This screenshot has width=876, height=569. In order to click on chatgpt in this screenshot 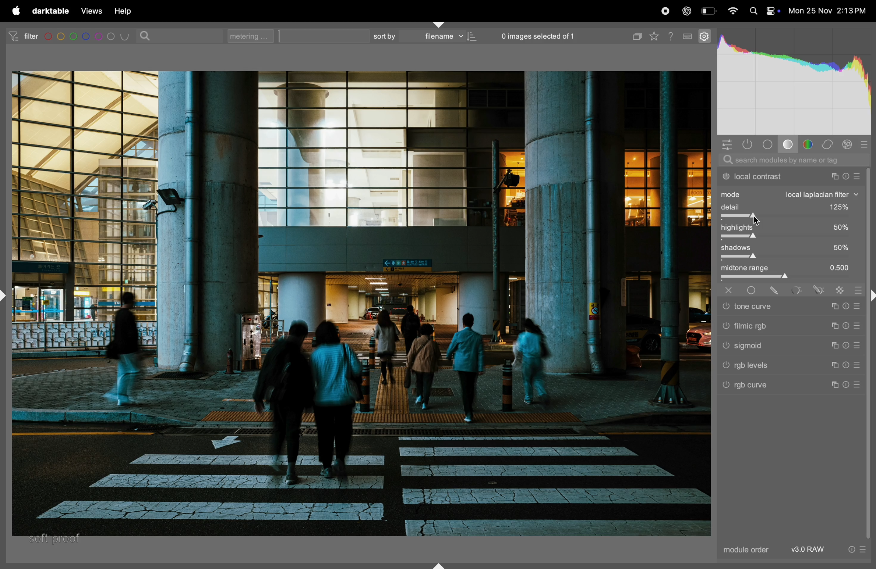, I will do `click(686, 10)`.